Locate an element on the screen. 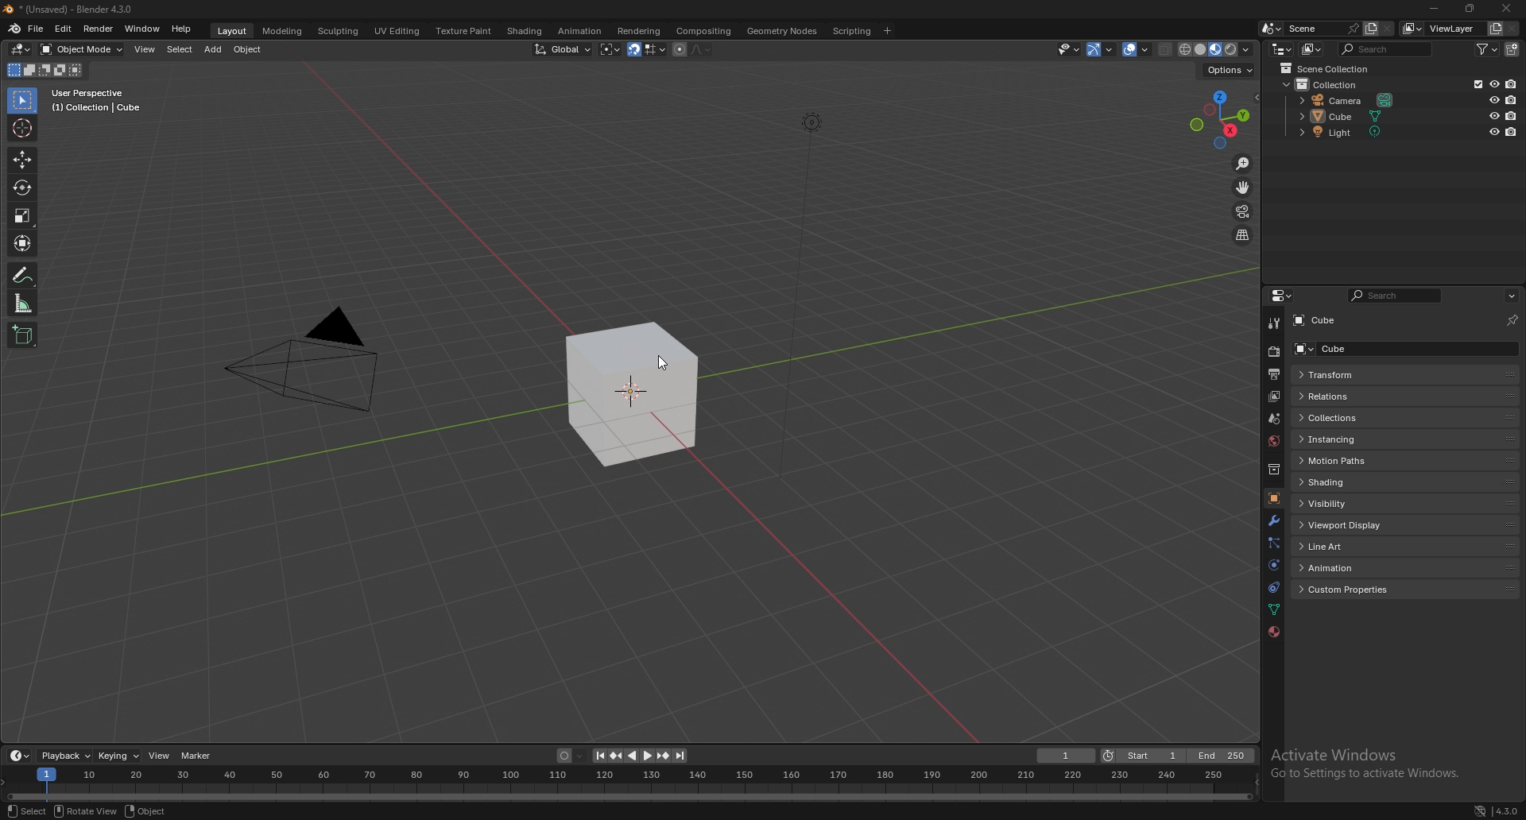 The image size is (1526, 820). editor type is located at coordinates (21, 49).